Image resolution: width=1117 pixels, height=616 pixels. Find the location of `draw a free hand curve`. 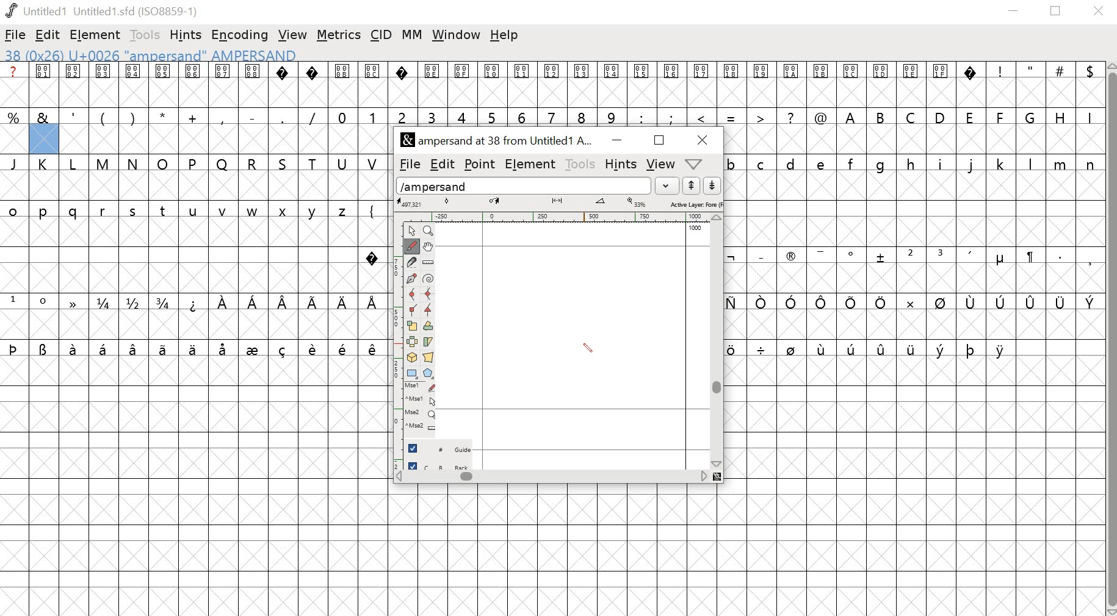

draw a free hand curve is located at coordinates (411, 246).